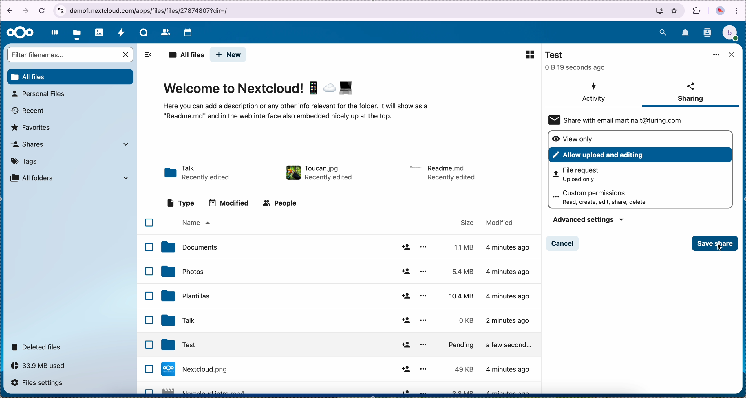 The height and width of the screenshot is (398, 746). I want to click on file, so click(443, 172).